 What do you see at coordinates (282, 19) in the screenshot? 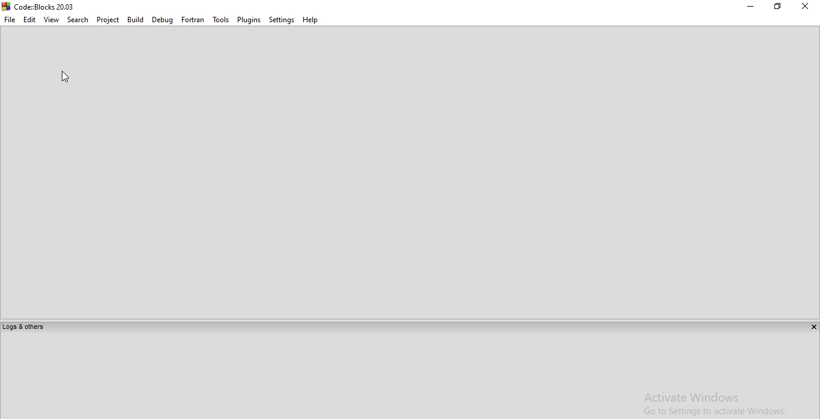
I see `Settings ` at bounding box center [282, 19].